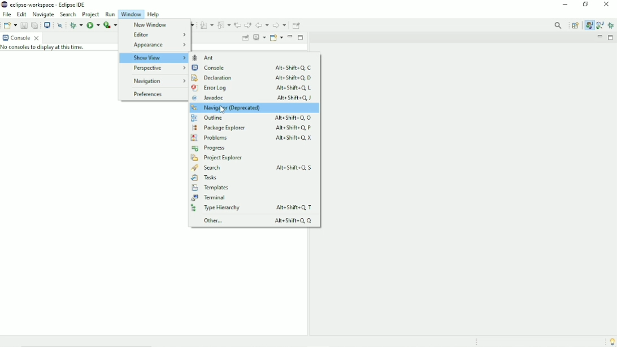 The width and height of the screenshot is (617, 347). I want to click on Edit, so click(22, 14).